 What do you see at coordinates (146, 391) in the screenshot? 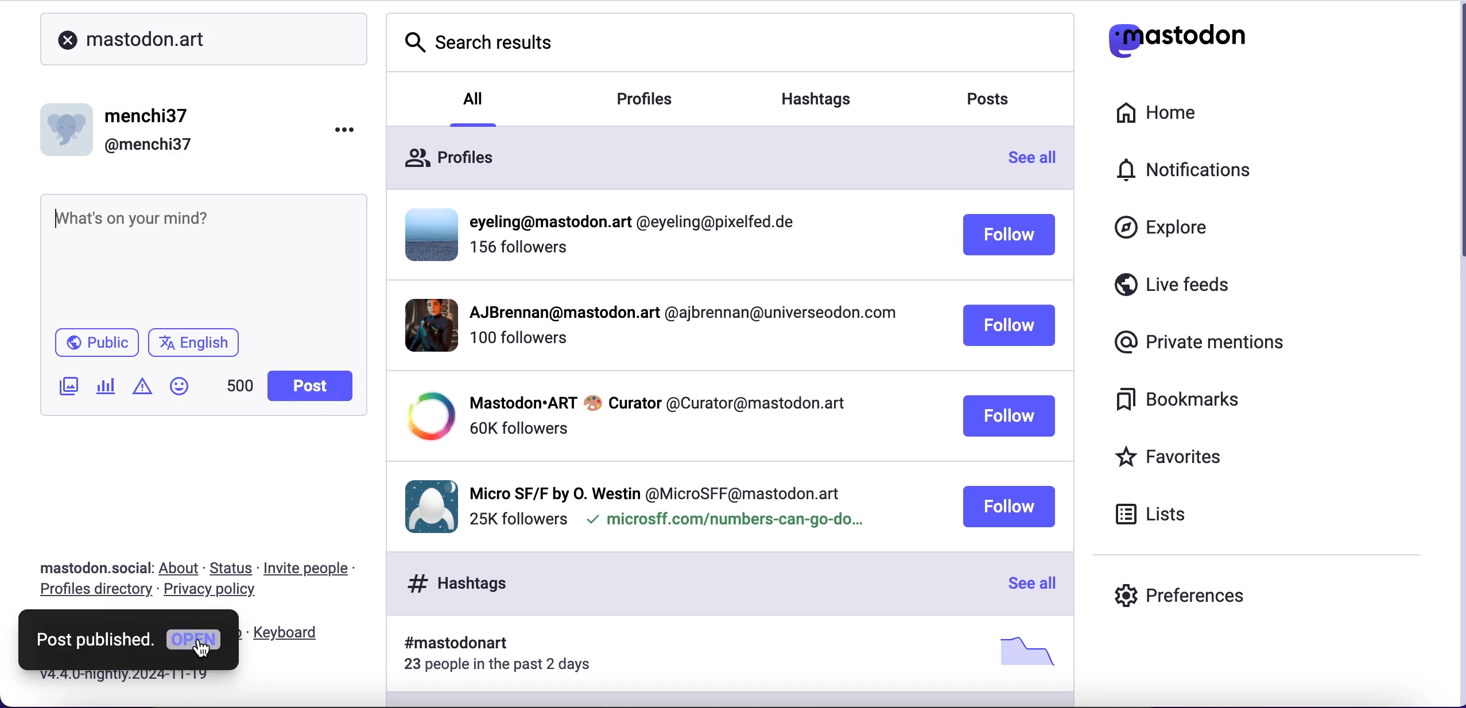
I see `add warning` at bounding box center [146, 391].